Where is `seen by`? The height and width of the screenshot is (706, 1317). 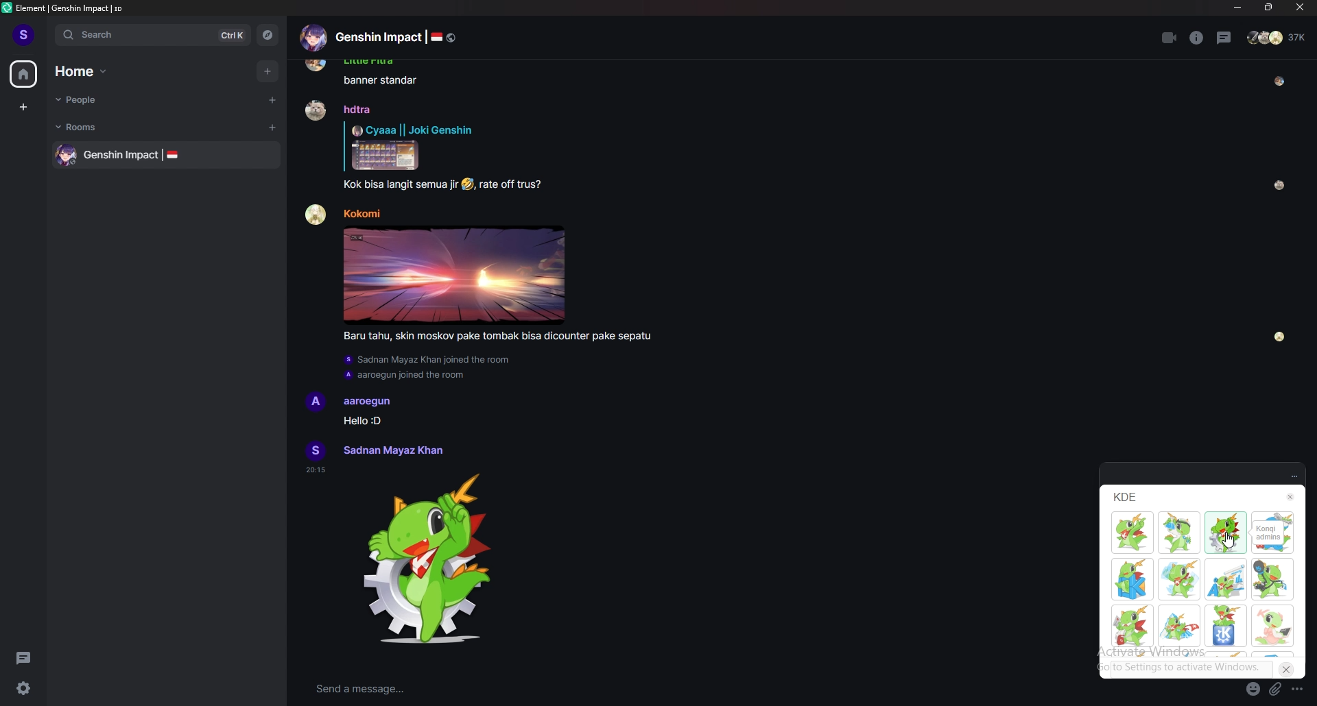
seen by is located at coordinates (1280, 82).